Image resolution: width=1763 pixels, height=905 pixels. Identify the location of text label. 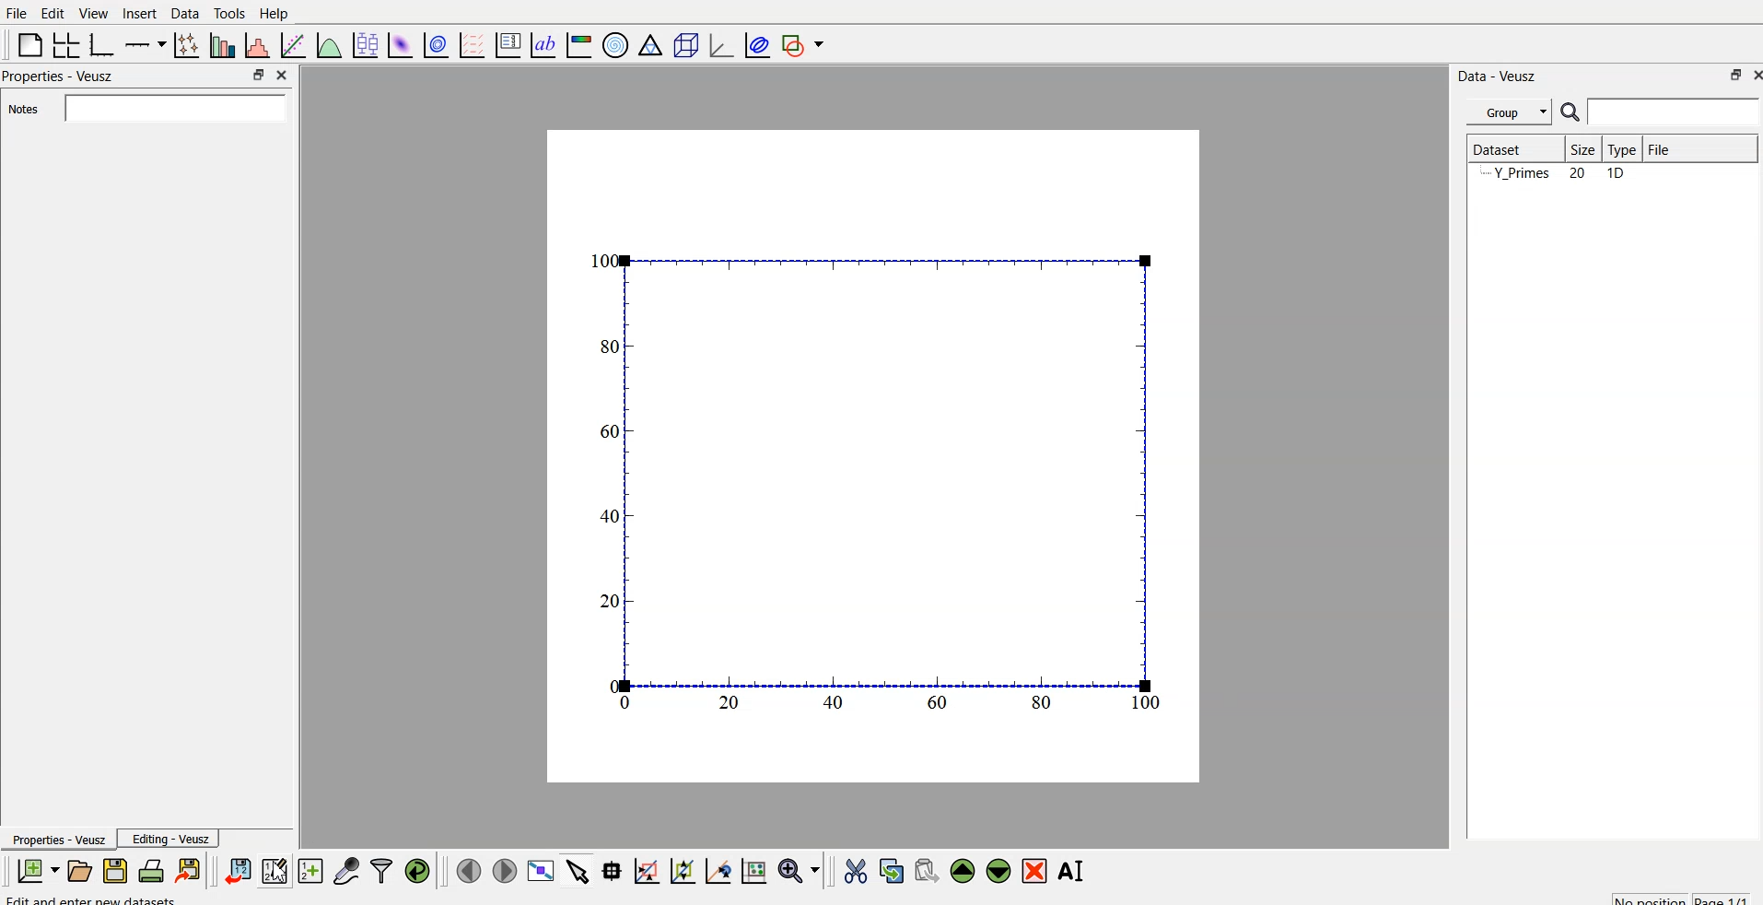
(541, 45).